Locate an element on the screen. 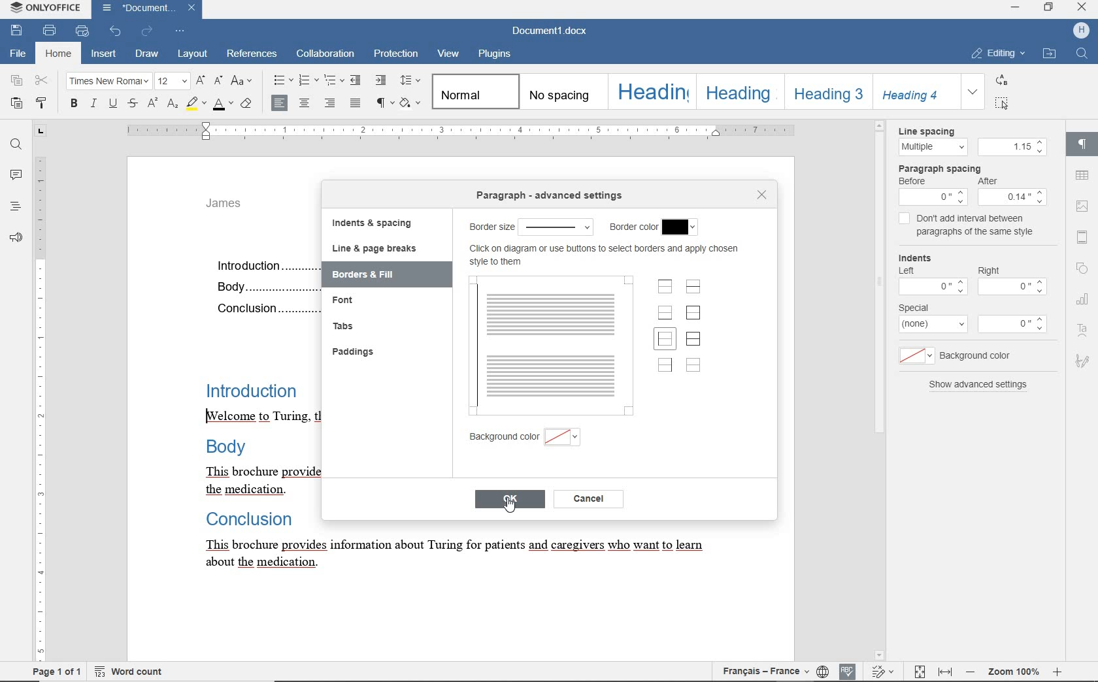 The width and height of the screenshot is (1098, 682). border options is located at coordinates (557, 227).